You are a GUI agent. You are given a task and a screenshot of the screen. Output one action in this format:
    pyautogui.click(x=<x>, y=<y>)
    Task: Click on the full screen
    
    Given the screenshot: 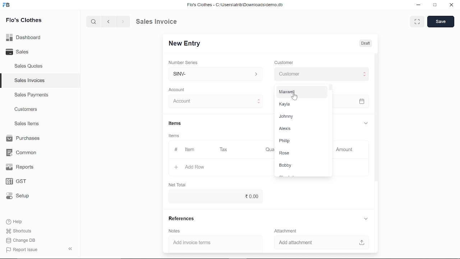 What is the action you would take?
    pyautogui.click(x=417, y=22)
    